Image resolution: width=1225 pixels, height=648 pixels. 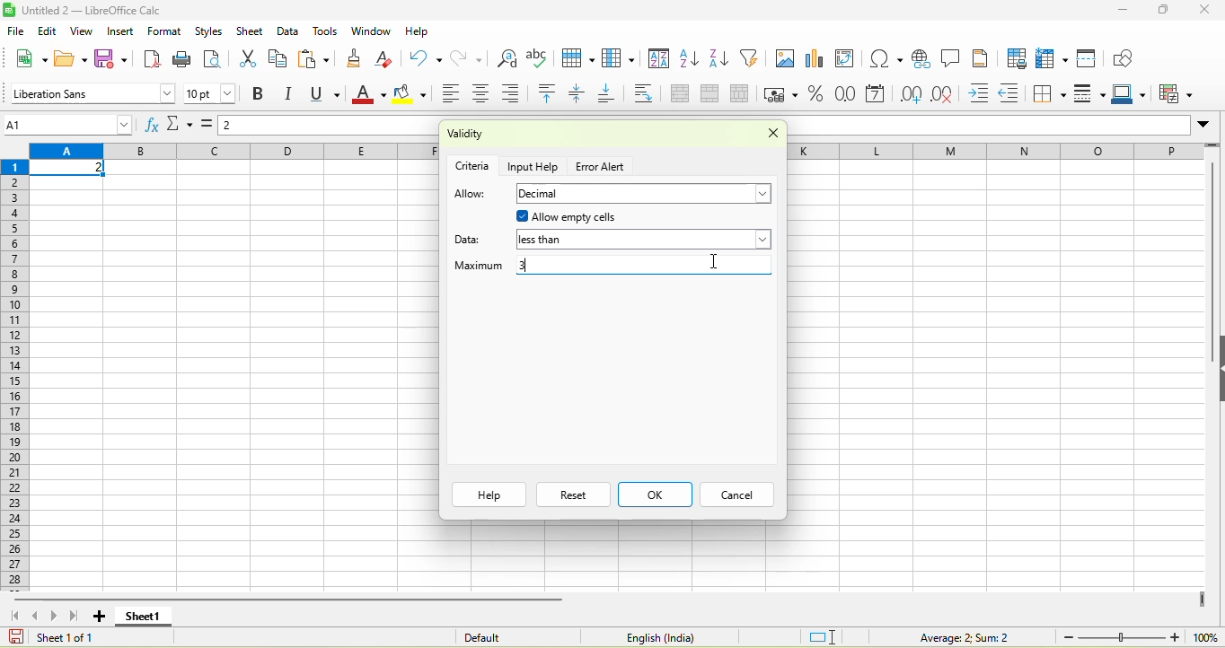 I want to click on format as date, so click(x=877, y=95).